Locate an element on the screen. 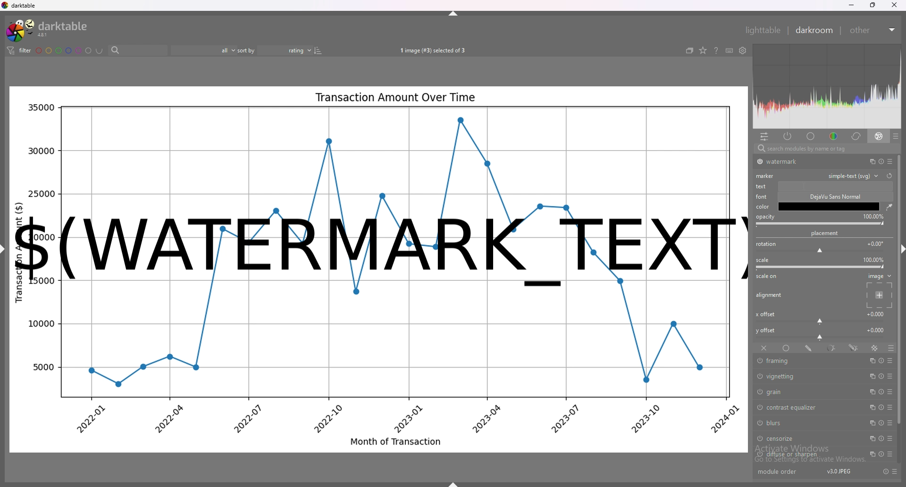  roation is located at coordinates (766, 244).